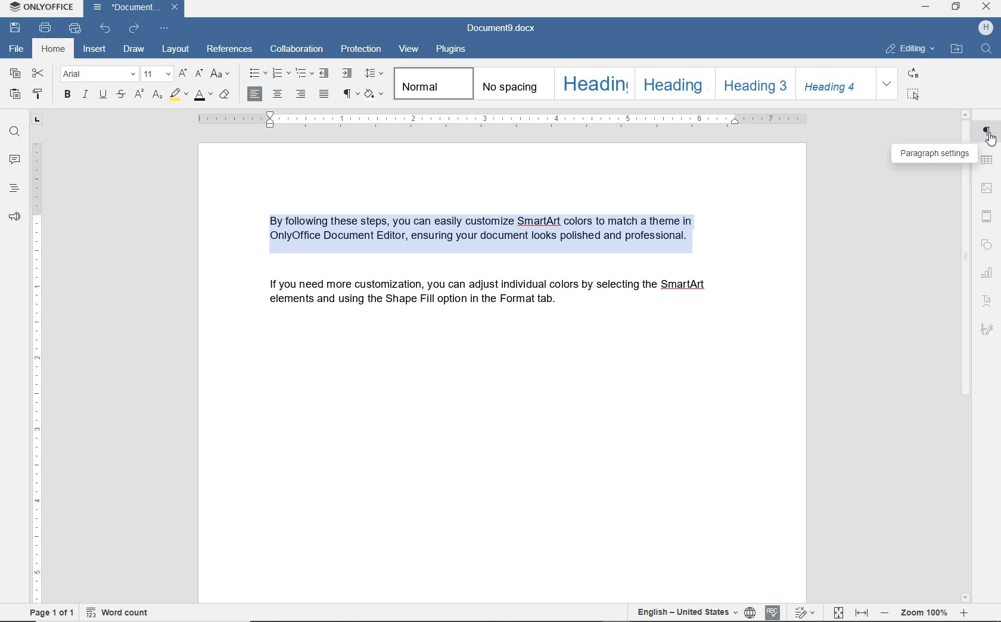 Image resolution: width=1001 pixels, height=622 pixels. What do you see at coordinates (433, 83) in the screenshot?
I see `normal` at bounding box center [433, 83].